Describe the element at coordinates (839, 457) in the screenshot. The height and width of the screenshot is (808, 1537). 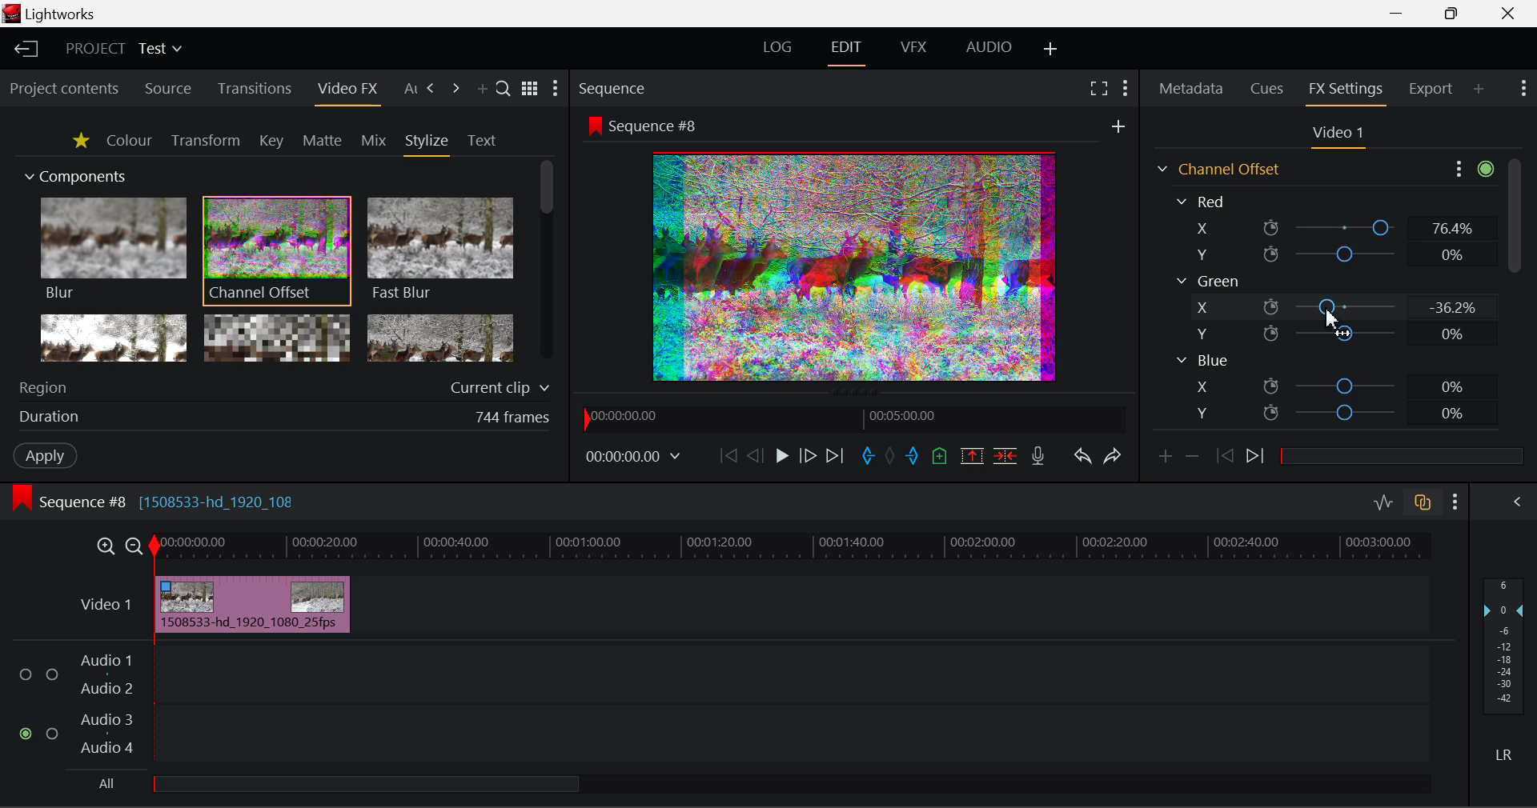
I see `To End` at that location.